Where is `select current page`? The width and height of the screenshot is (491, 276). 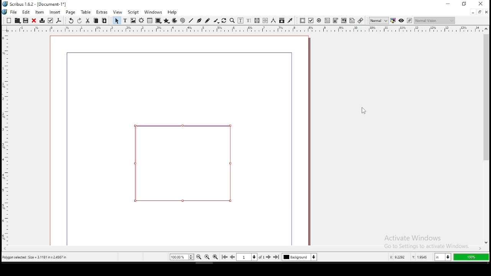 select current page is located at coordinates (247, 256).